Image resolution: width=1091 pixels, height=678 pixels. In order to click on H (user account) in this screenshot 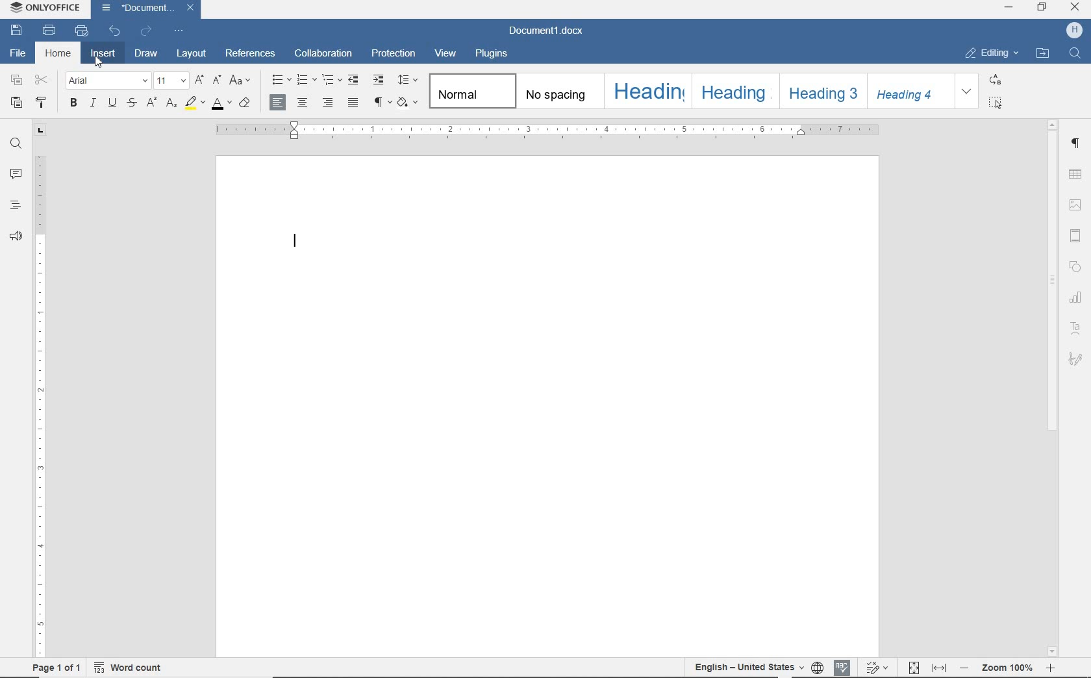, I will do `click(1075, 30)`.